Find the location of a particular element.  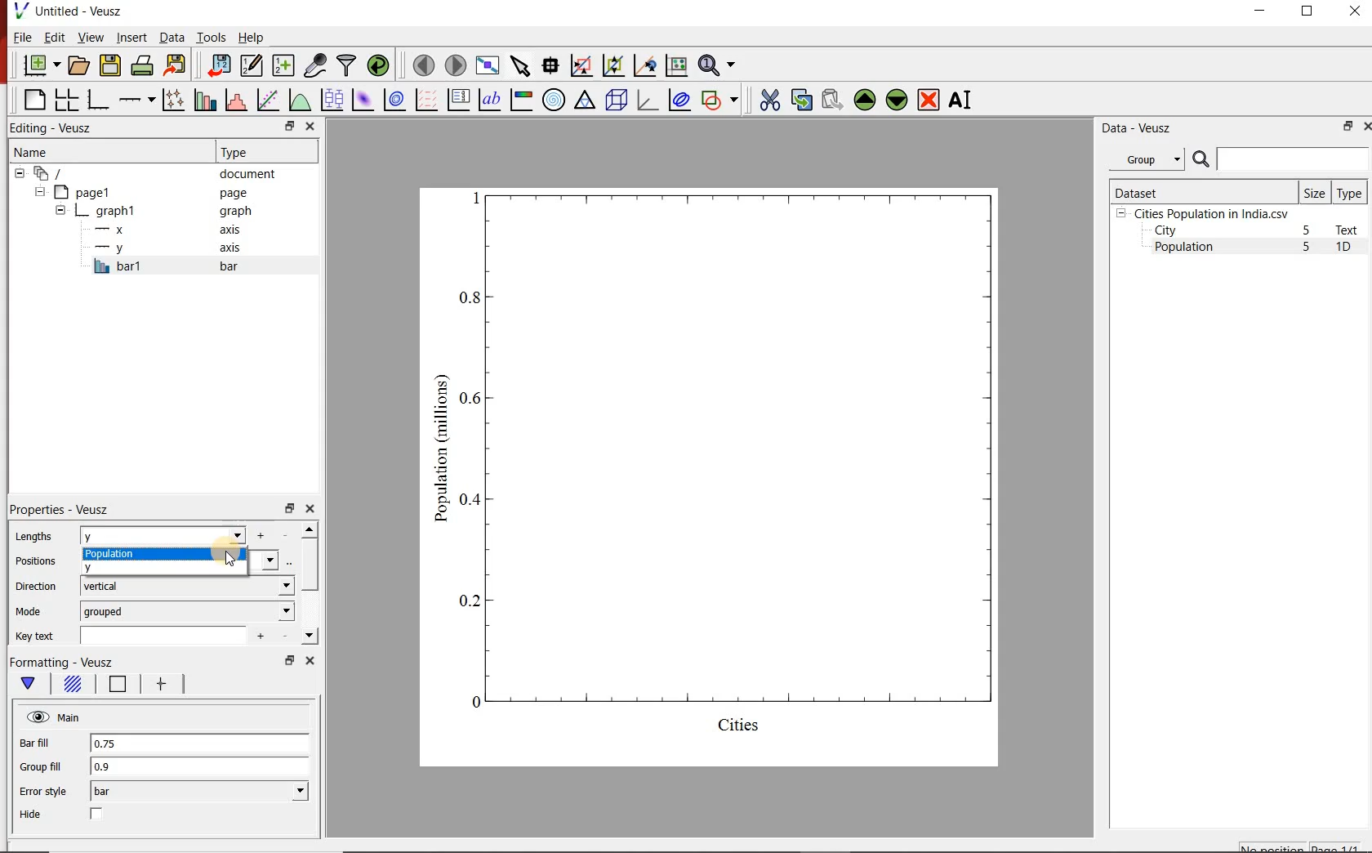

Bar fill is located at coordinates (46, 744).